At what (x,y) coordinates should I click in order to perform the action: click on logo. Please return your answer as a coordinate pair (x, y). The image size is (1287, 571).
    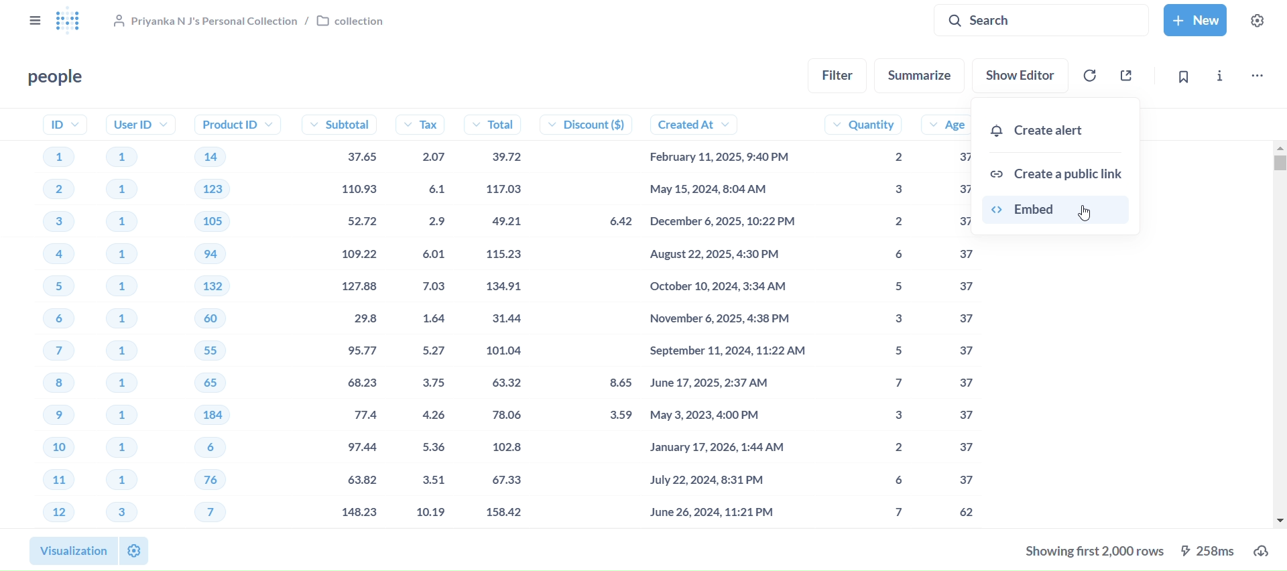
    Looking at the image, I should click on (75, 21).